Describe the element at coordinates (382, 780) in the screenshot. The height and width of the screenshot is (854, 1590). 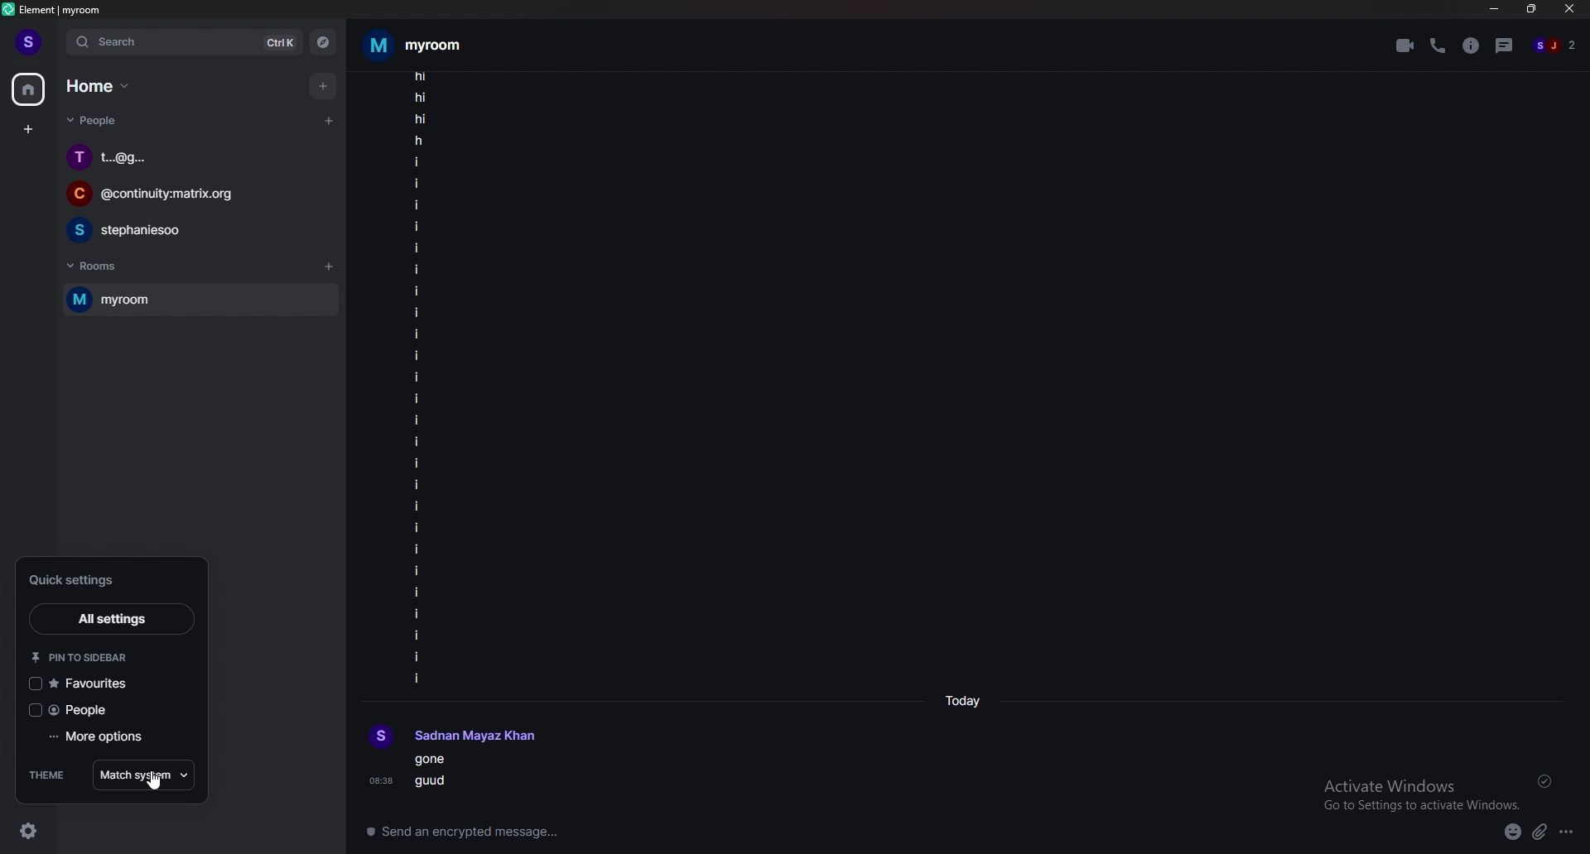
I see `08:38` at that location.